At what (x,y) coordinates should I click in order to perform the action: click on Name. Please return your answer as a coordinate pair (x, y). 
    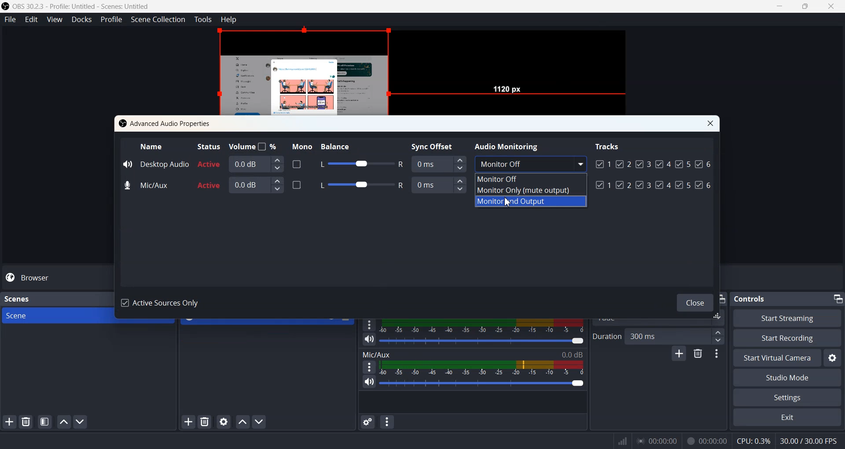
    Looking at the image, I should click on (152, 146).